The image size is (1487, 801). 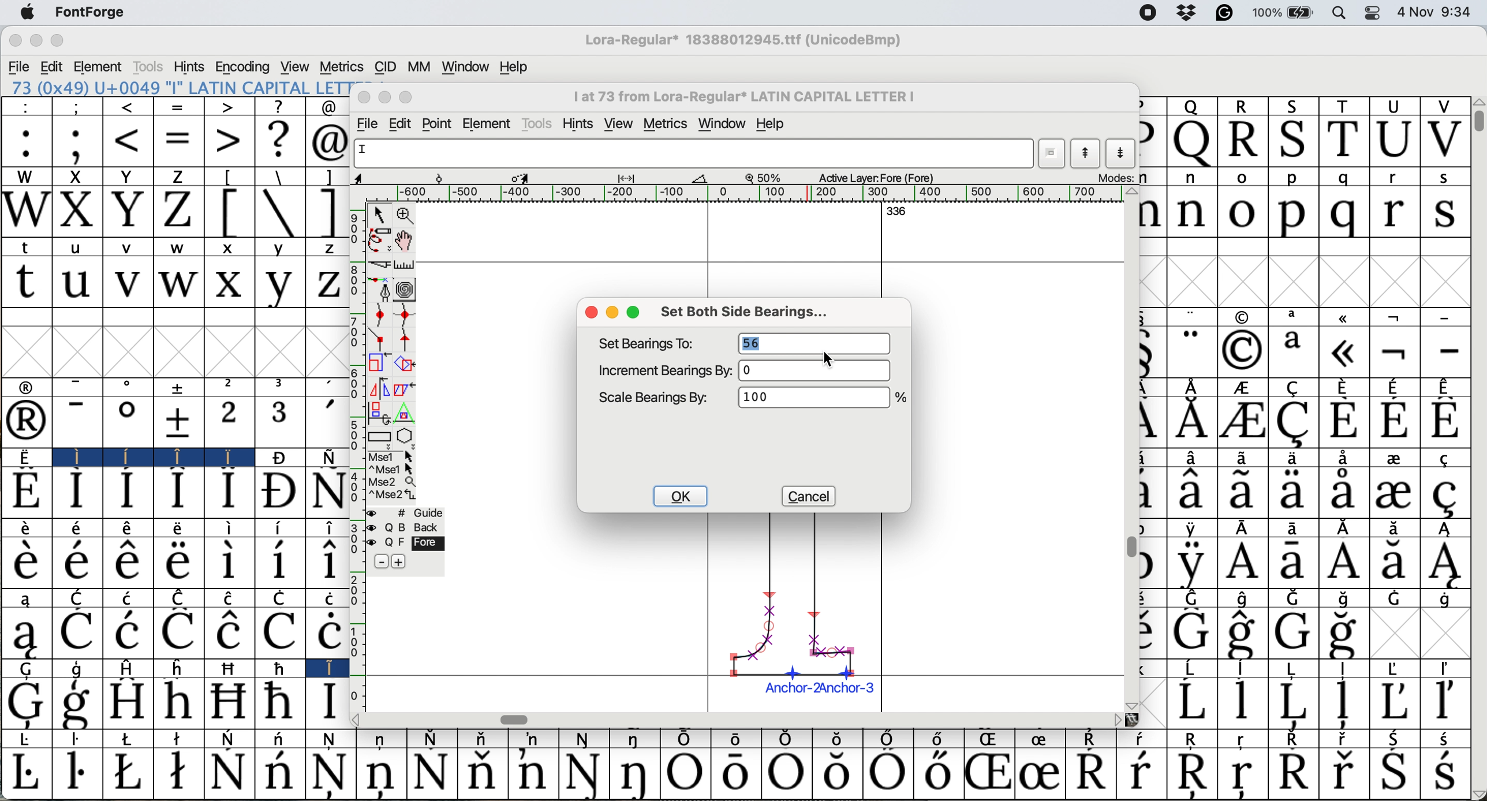 I want to click on Symbol, so click(x=1346, y=528).